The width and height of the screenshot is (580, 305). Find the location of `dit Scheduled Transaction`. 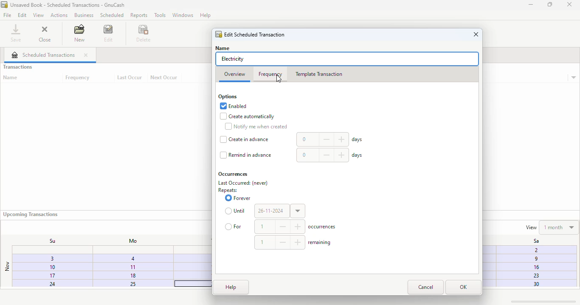

dit Scheduled Transaction is located at coordinates (250, 34).